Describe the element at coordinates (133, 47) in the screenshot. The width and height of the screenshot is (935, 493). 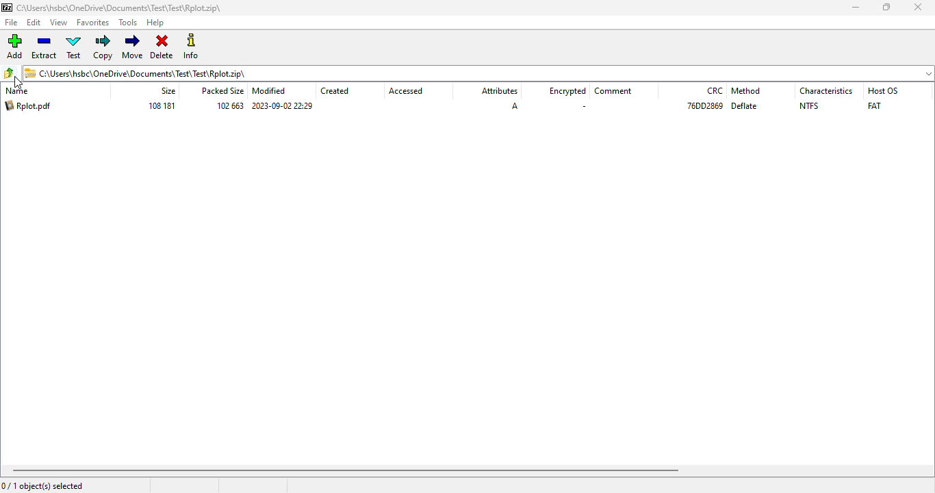
I see `move` at that location.